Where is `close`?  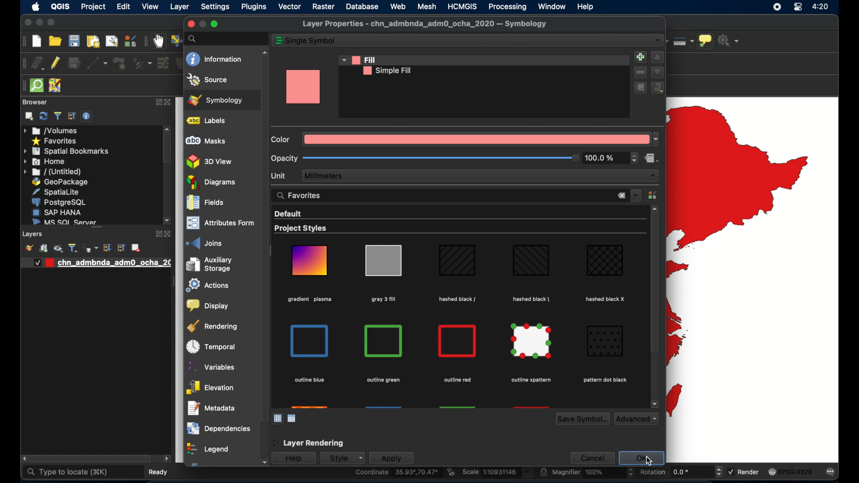
close is located at coordinates (621, 196).